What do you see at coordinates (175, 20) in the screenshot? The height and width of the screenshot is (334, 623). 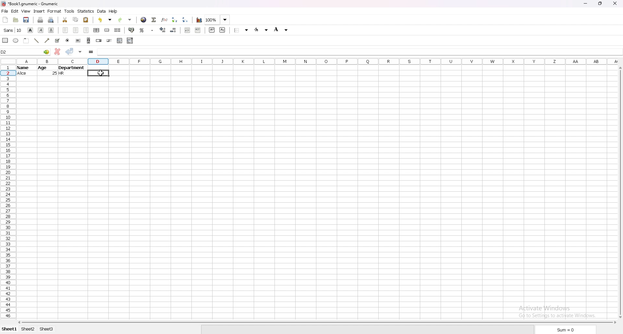 I see `sort ascending` at bounding box center [175, 20].